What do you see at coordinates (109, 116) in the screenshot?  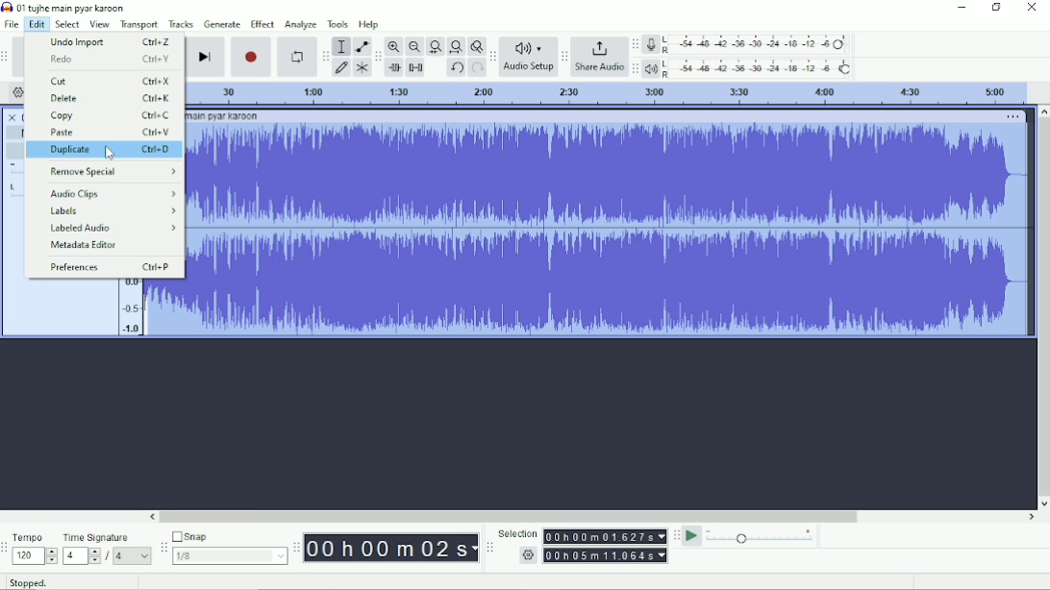 I see `Copy` at bounding box center [109, 116].